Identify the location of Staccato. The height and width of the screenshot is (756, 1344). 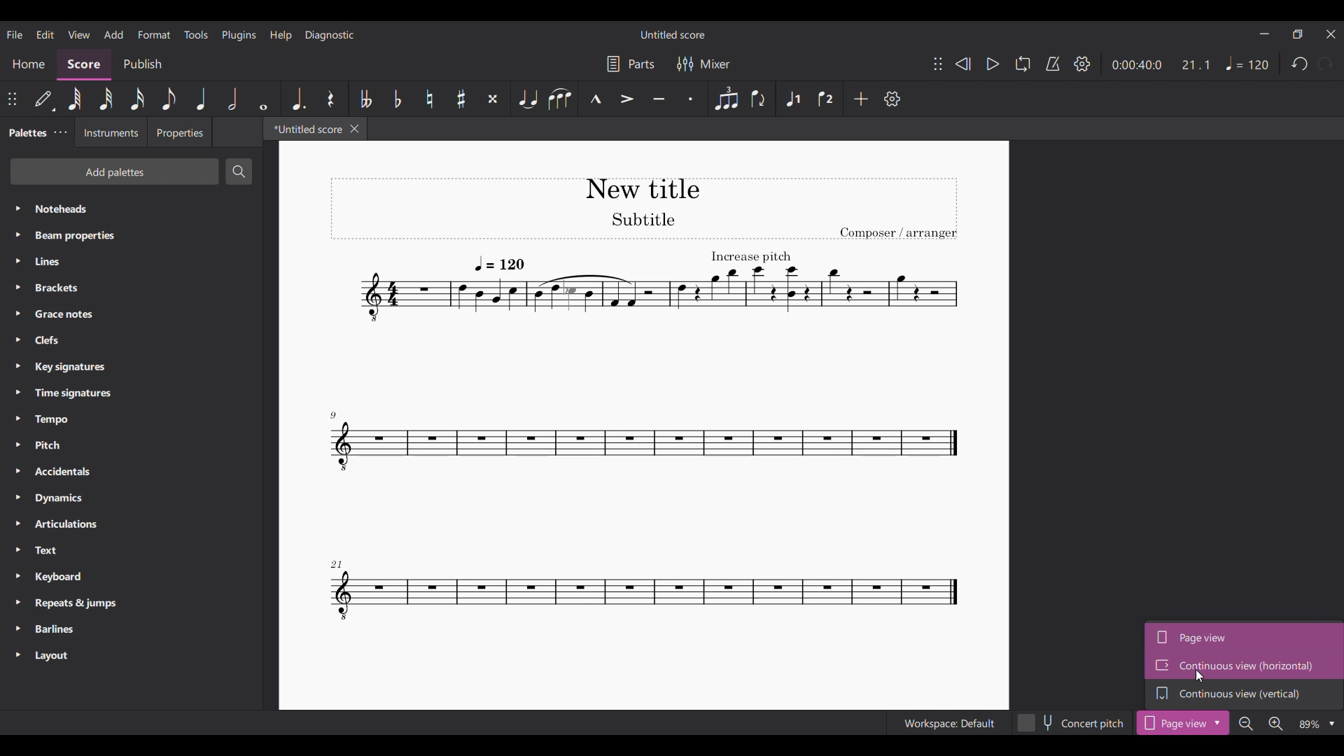
(691, 99).